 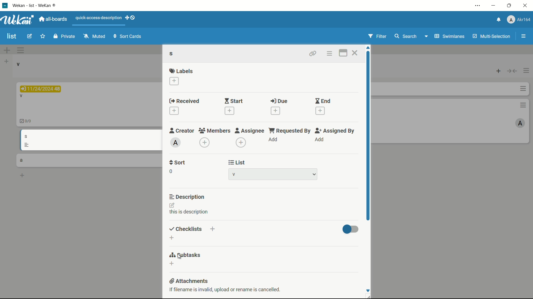 I want to click on swimlanes, so click(x=450, y=37).